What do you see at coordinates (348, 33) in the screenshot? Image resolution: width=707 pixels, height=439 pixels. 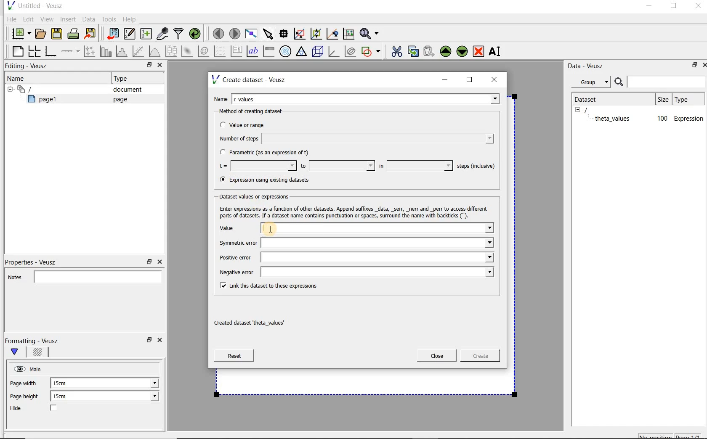 I see `click to reset graph axes` at bounding box center [348, 33].